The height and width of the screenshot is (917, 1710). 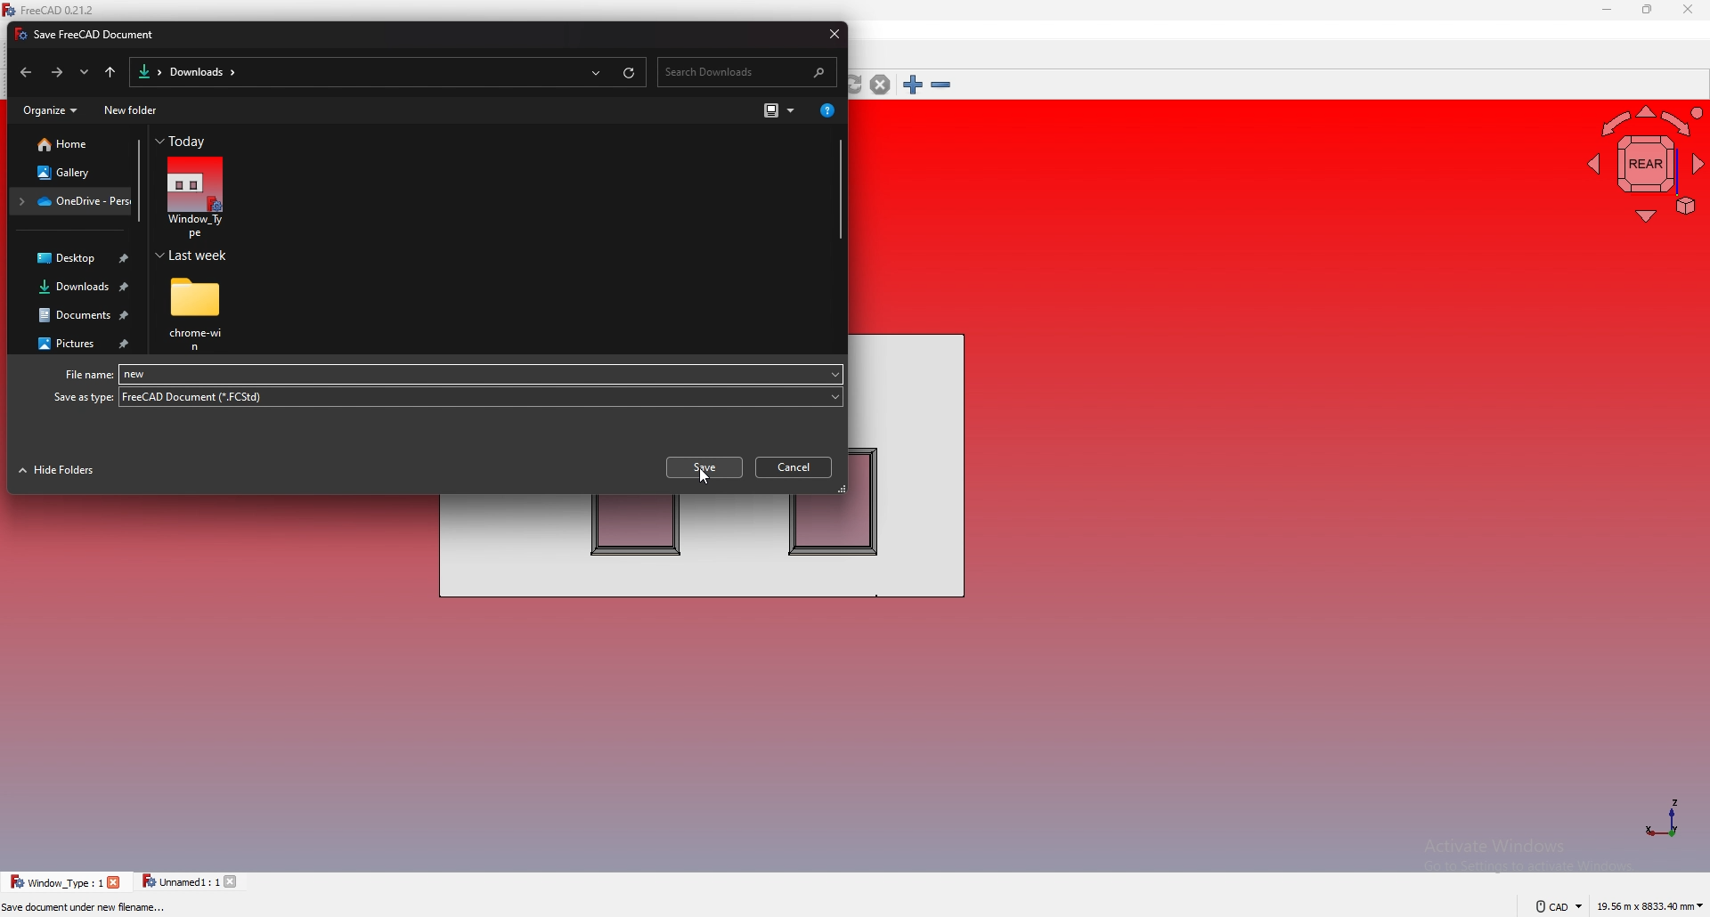 I want to click on refresh, so click(x=630, y=70).